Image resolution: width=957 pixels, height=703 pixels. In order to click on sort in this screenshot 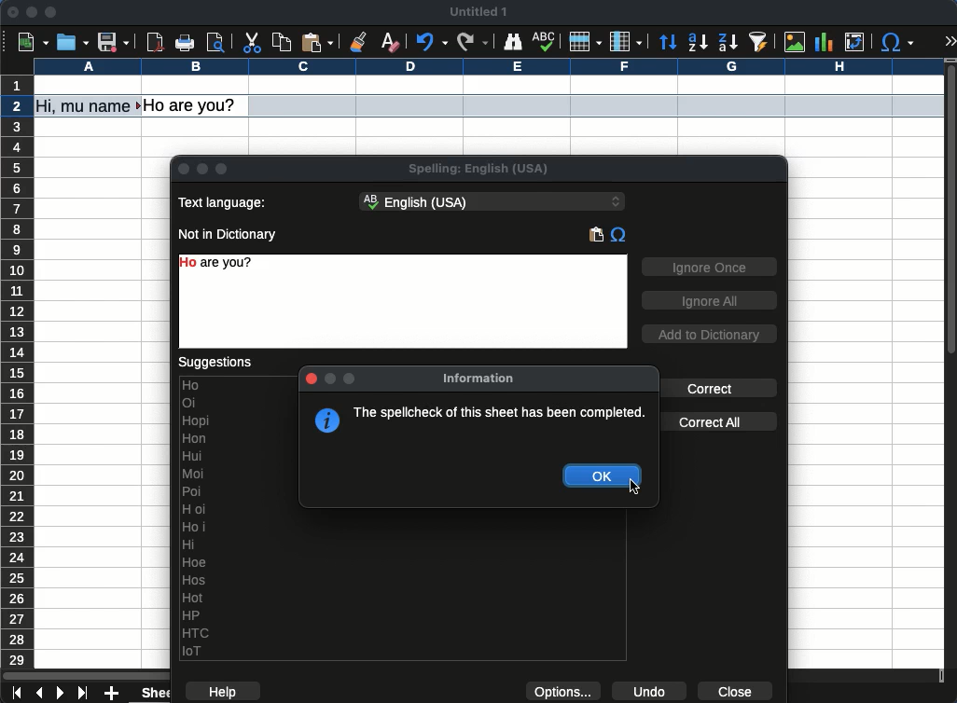, I will do `click(668, 43)`.